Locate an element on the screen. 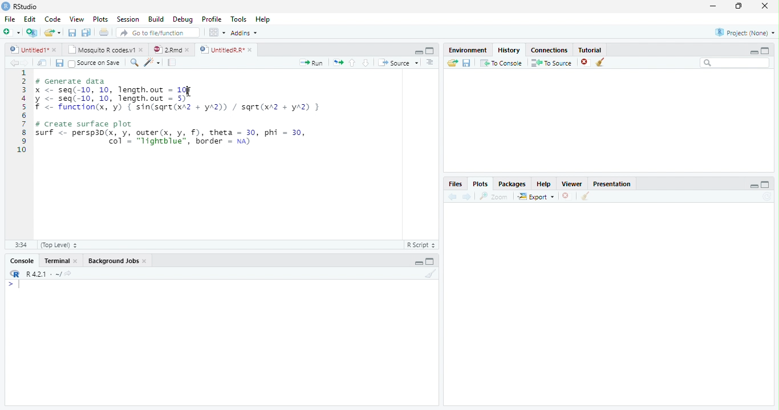  Addins is located at coordinates (244, 33).